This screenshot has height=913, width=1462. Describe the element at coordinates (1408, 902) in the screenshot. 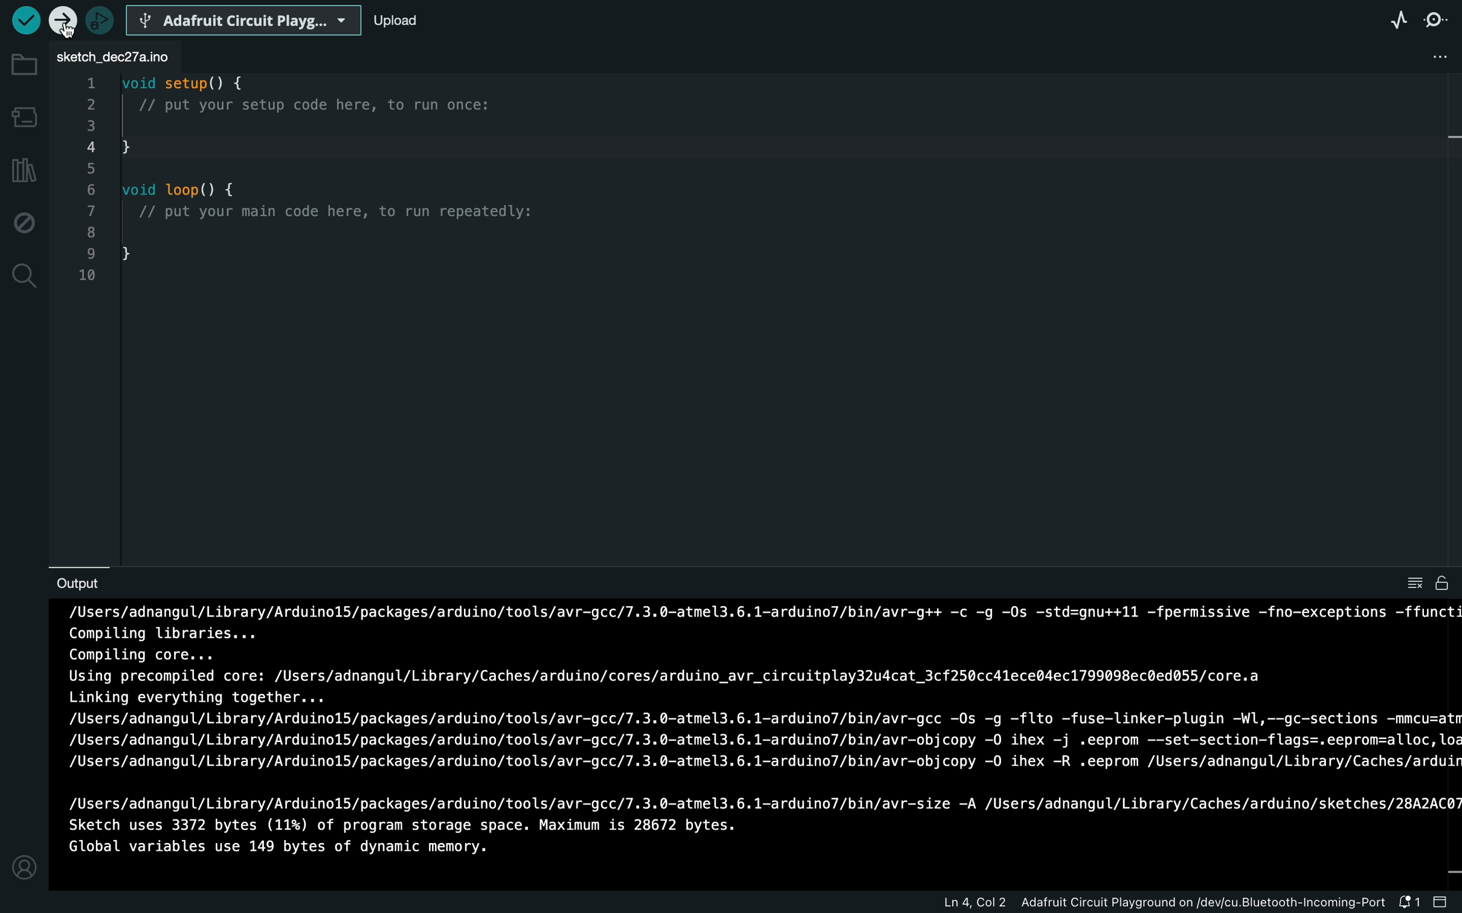

I see `notification` at that location.